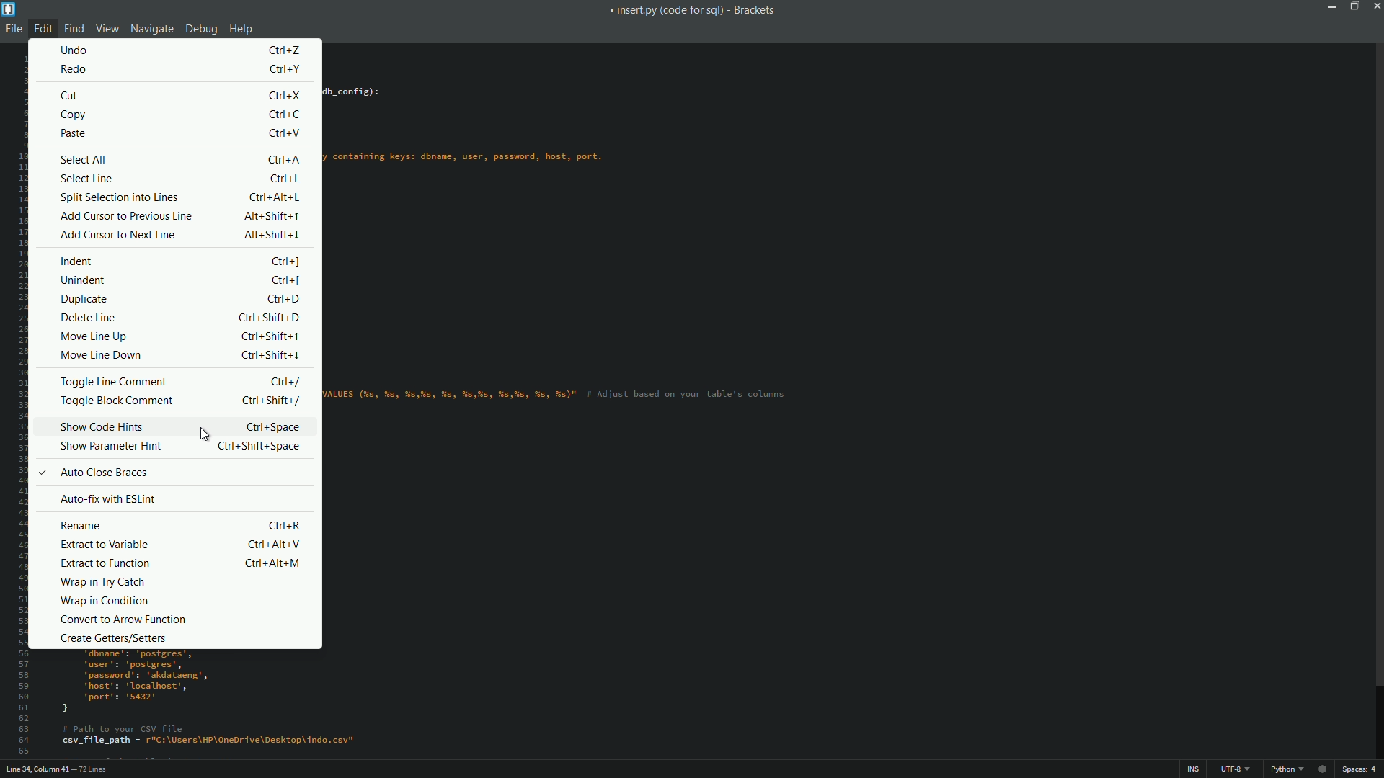 Image resolution: width=1384 pixels, height=778 pixels. I want to click on keyboard shortcut, so click(286, 178).